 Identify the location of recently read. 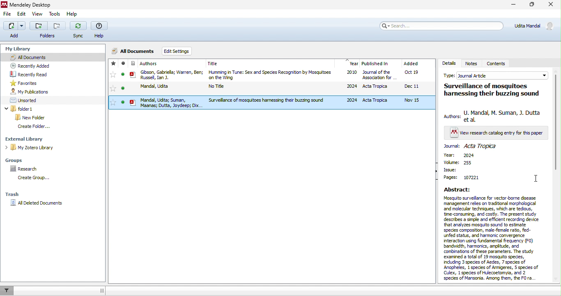
(30, 74).